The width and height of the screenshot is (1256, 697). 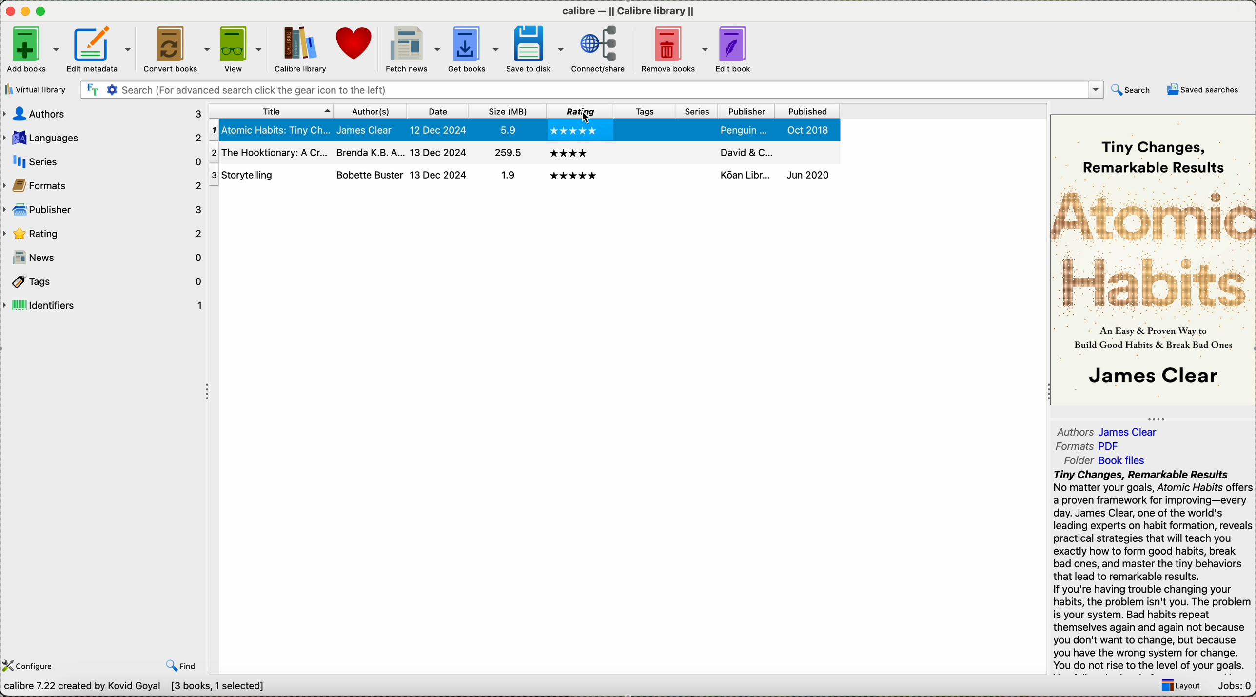 What do you see at coordinates (369, 130) in the screenshot?
I see `James Clear` at bounding box center [369, 130].